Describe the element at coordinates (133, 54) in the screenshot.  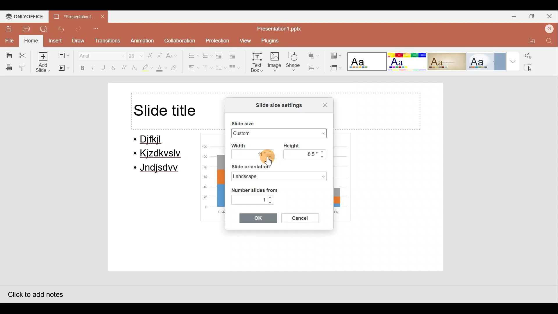
I see `Font size` at that location.